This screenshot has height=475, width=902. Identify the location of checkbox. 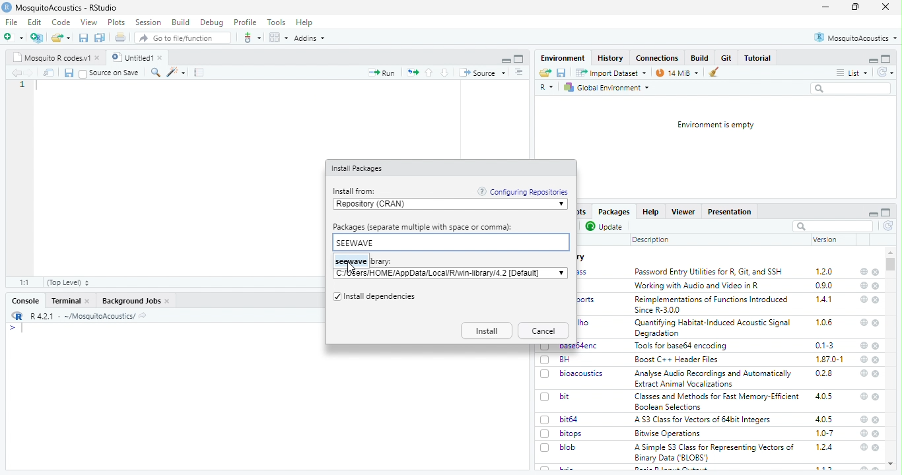
(545, 434).